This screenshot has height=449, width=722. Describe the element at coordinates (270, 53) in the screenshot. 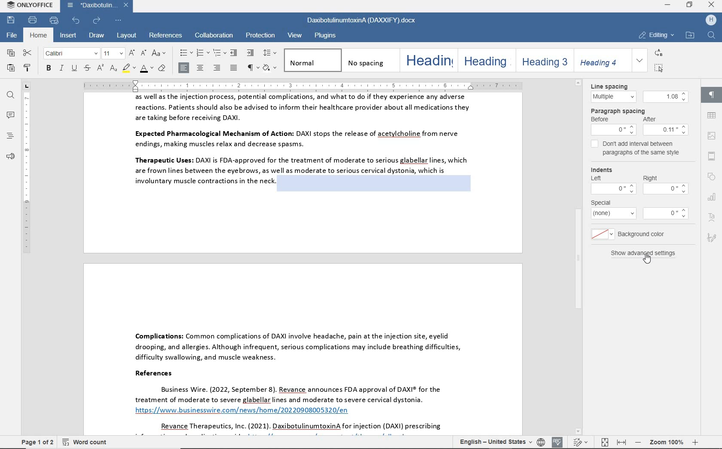

I see `paragraph line spacing` at that location.